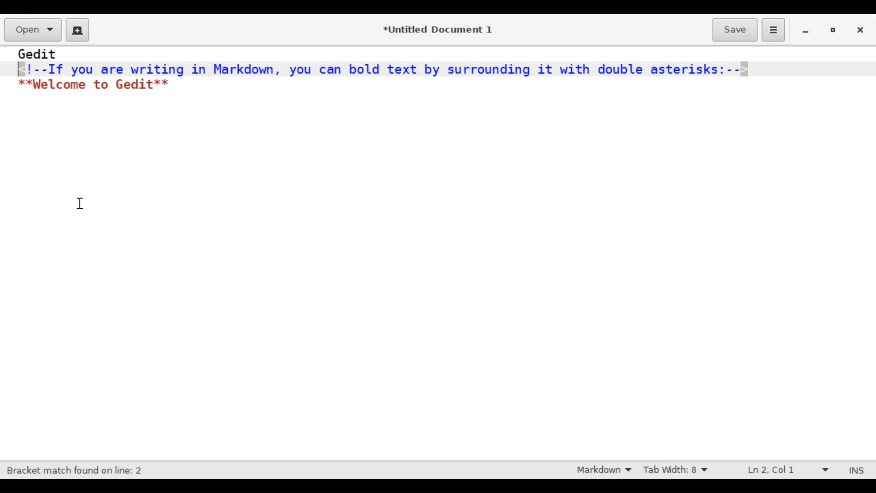 The image size is (876, 493). I want to click on *Untitled Document 1, so click(437, 30).